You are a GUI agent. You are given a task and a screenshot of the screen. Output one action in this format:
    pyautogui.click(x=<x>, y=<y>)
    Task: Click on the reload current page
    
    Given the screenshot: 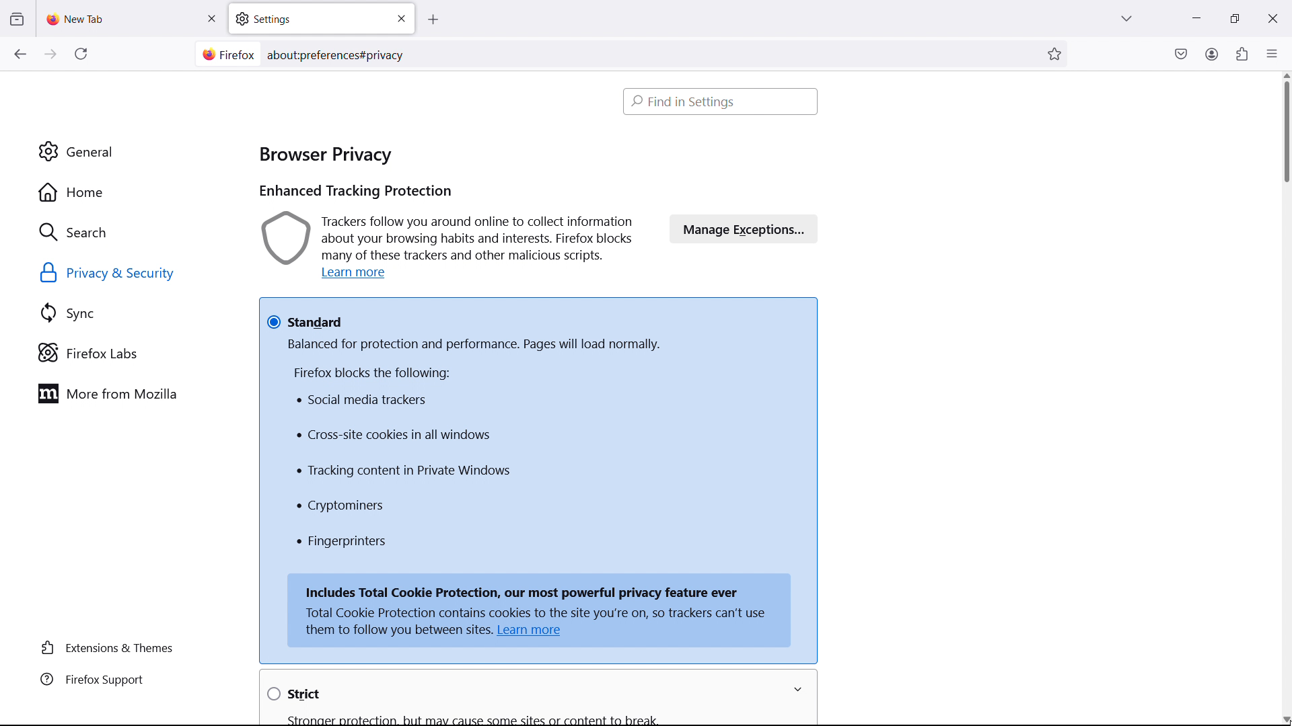 What is the action you would take?
    pyautogui.click(x=81, y=56)
    